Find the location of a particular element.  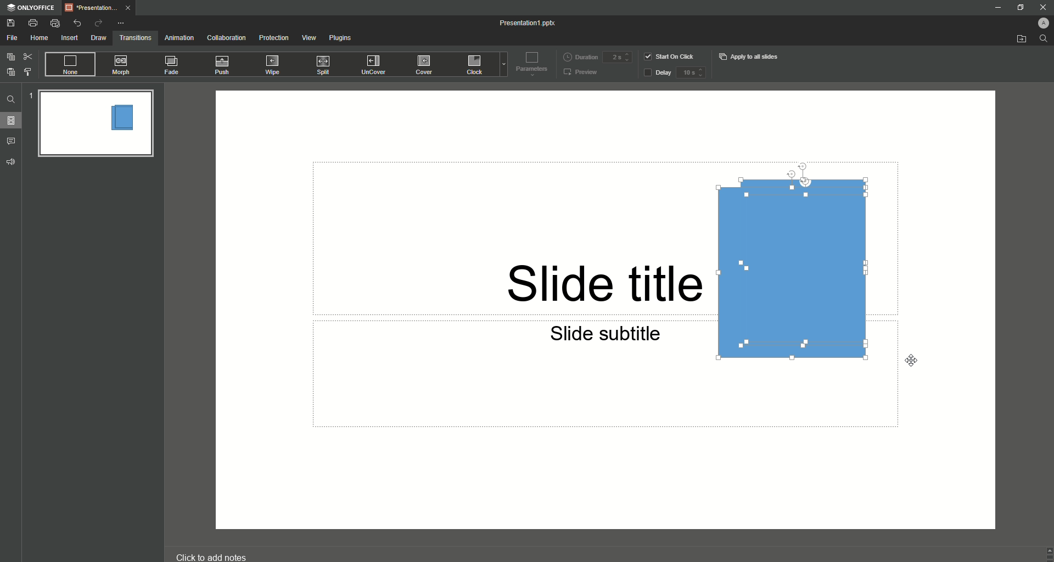

Slides is located at coordinates (12, 120).